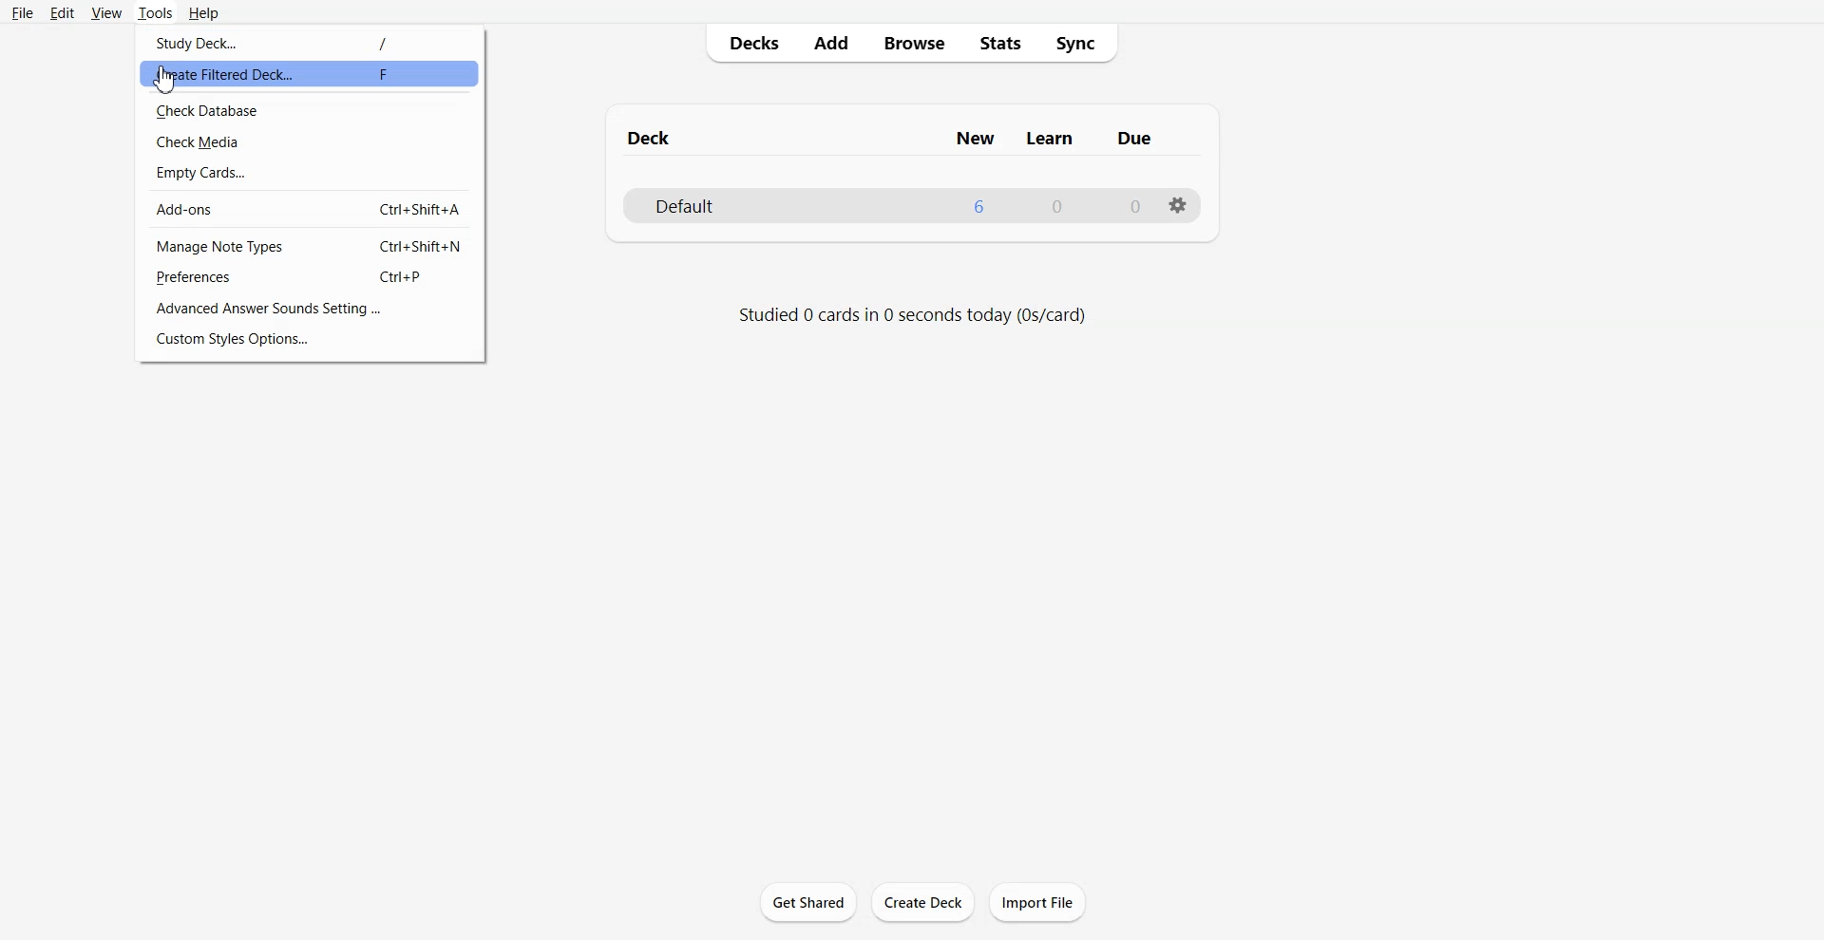  What do you see at coordinates (312, 108) in the screenshot?
I see `Check Database` at bounding box center [312, 108].